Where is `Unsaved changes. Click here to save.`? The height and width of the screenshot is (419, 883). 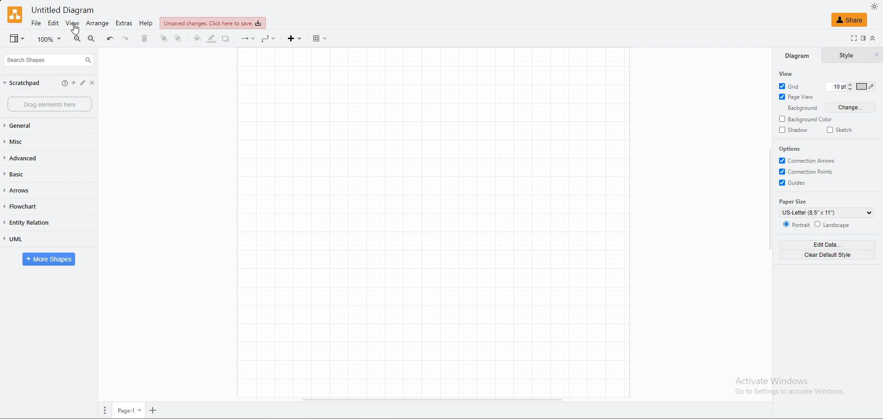
Unsaved changes. Click here to save. is located at coordinates (212, 23).